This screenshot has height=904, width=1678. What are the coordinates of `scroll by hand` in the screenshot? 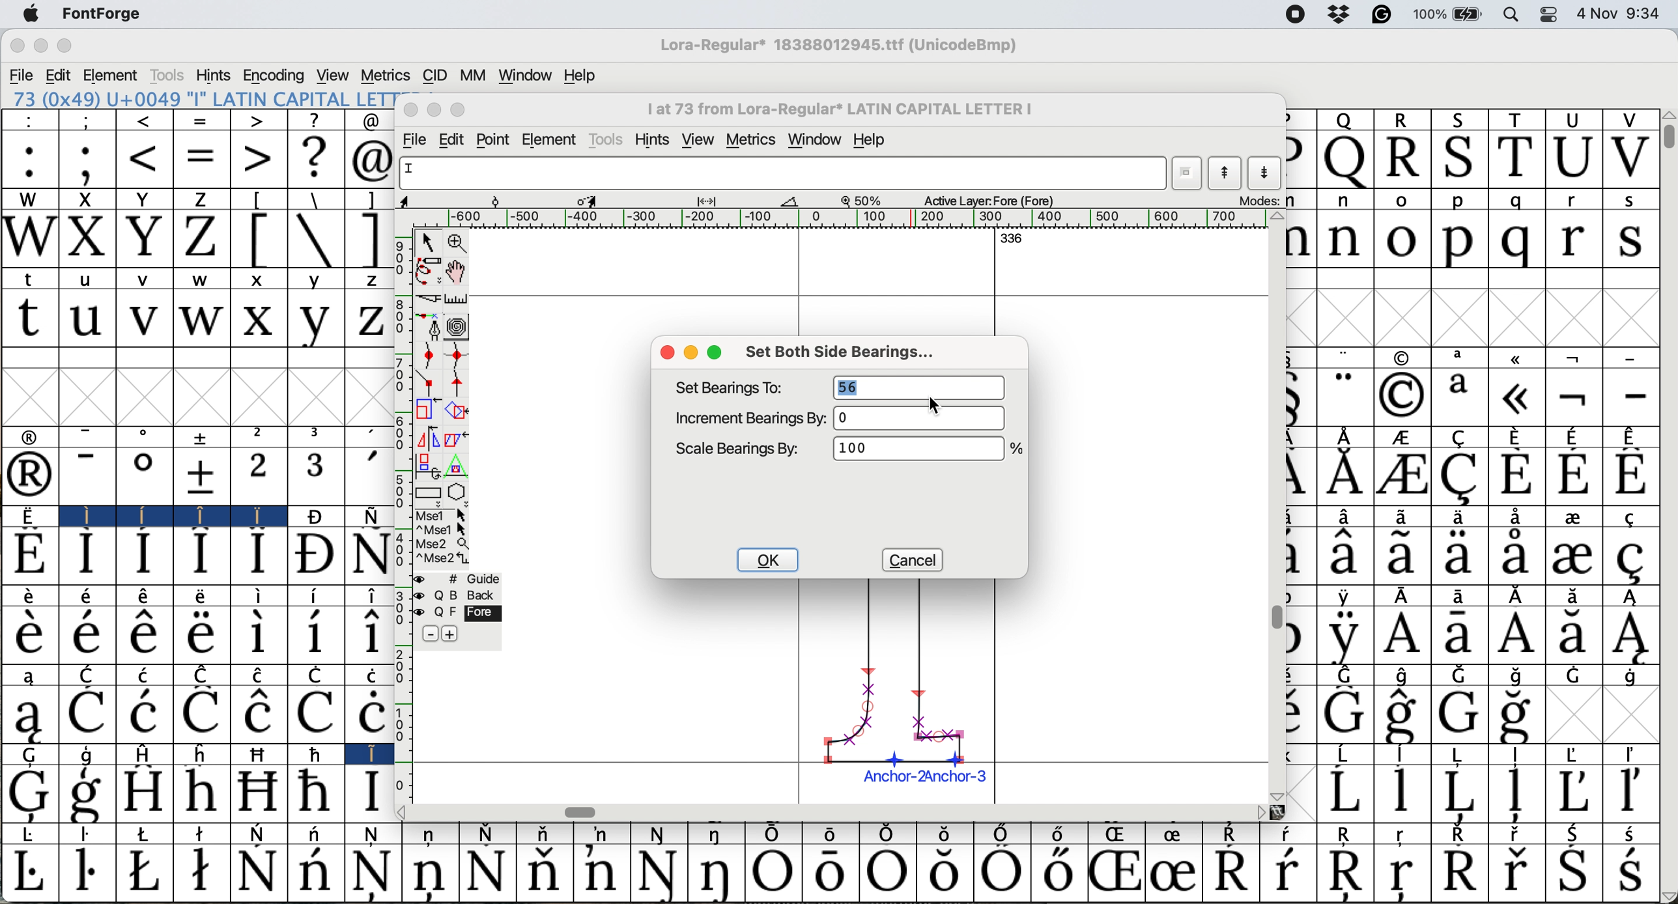 It's located at (457, 271).